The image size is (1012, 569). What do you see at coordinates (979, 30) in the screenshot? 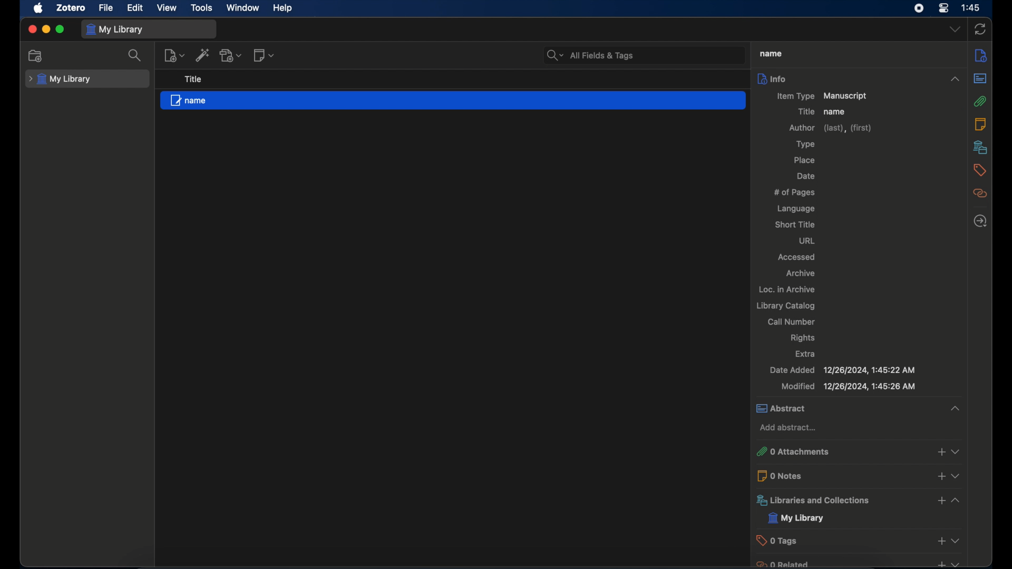
I see `sync` at bounding box center [979, 30].